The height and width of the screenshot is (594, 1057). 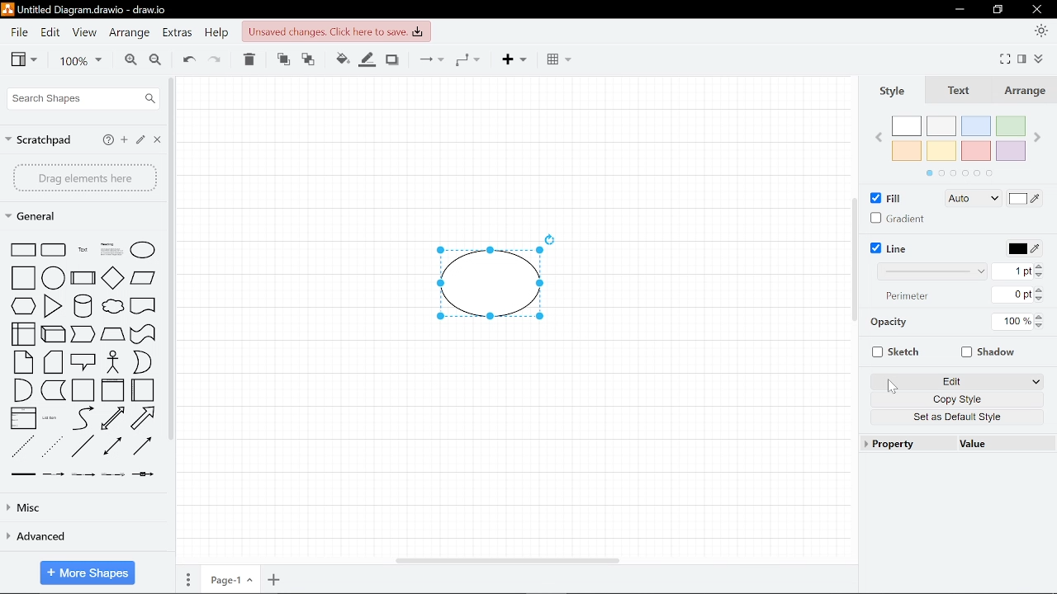 What do you see at coordinates (1040, 299) in the screenshot?
I see `Decrease perimeter` at bounding box center [1040, 299].